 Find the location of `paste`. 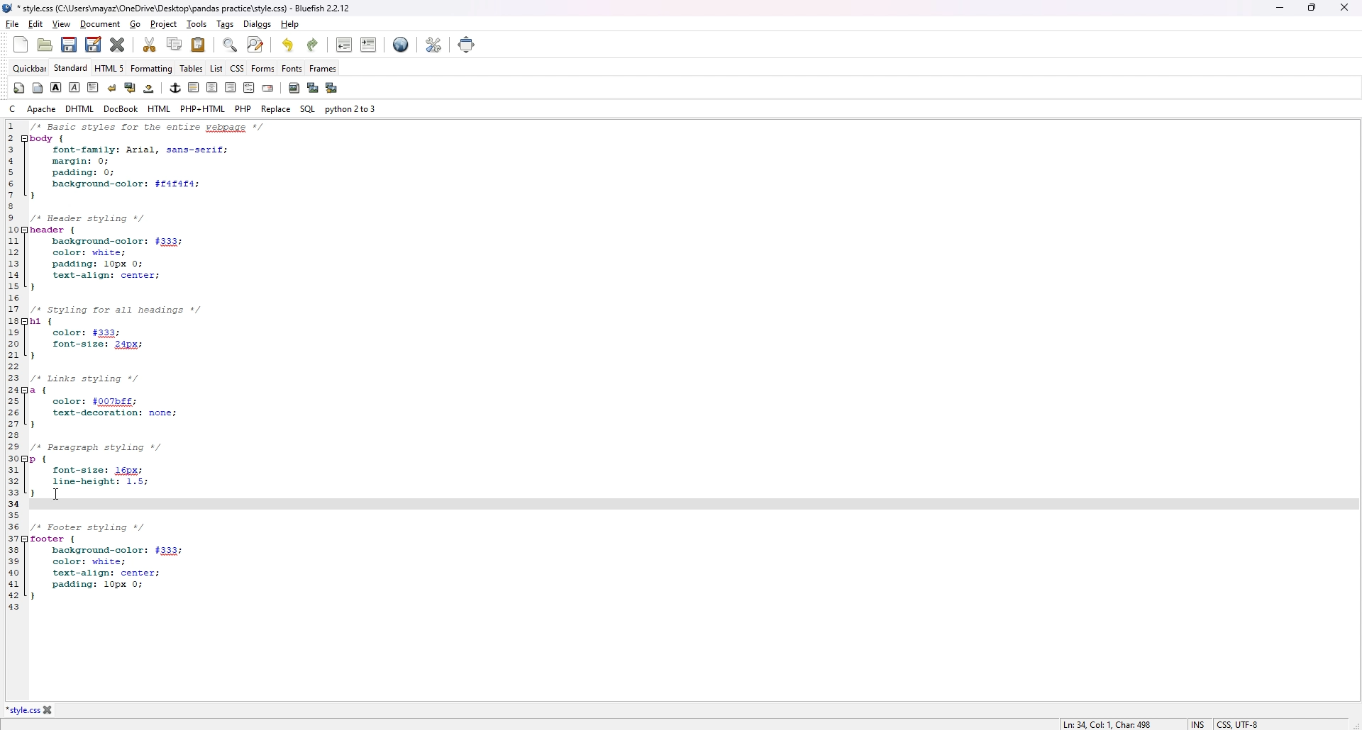

paste is located at coordinates (199, 45).